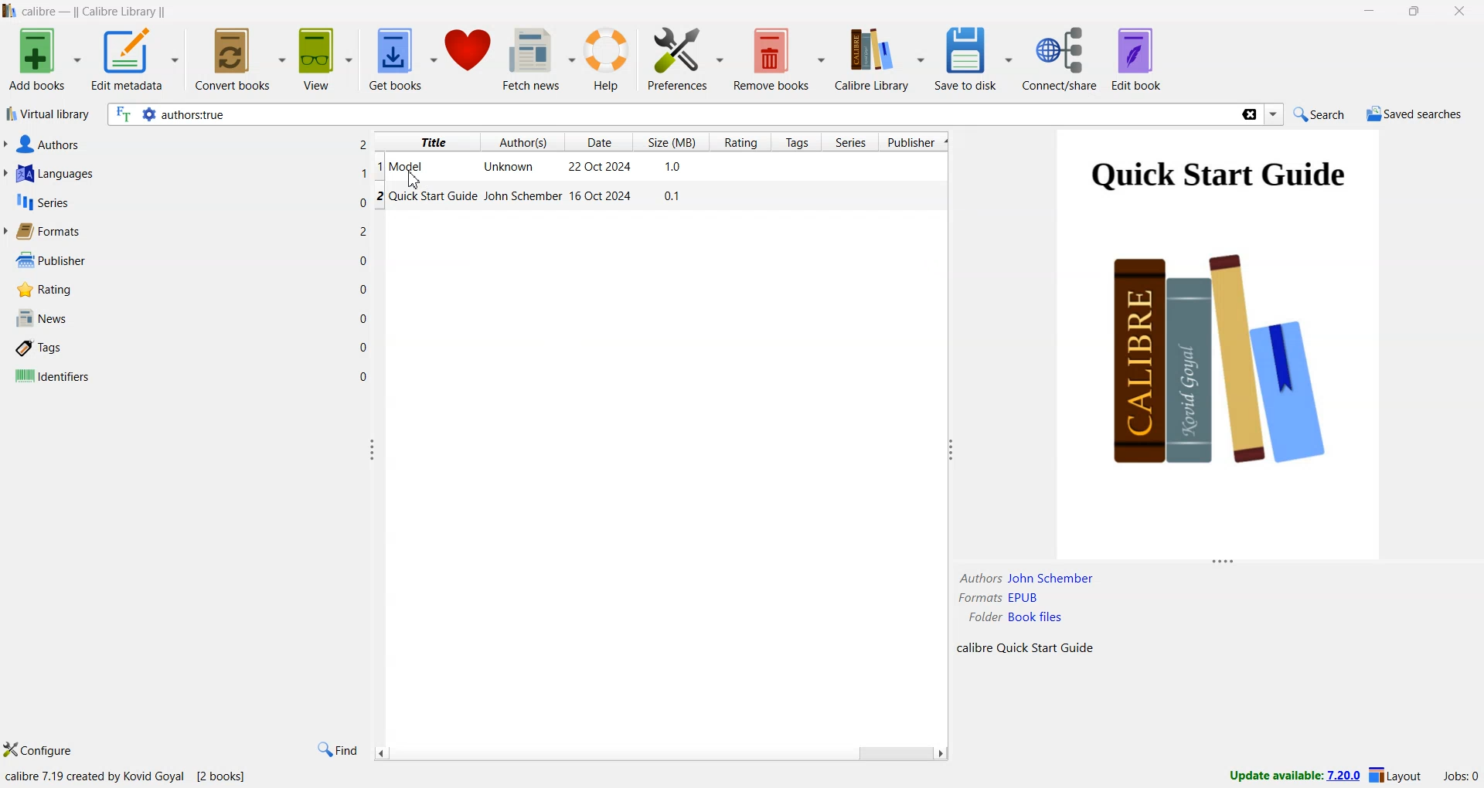 This screenshot has height=788, width=1484. I want to click on connect/share, so click(1063, 59).